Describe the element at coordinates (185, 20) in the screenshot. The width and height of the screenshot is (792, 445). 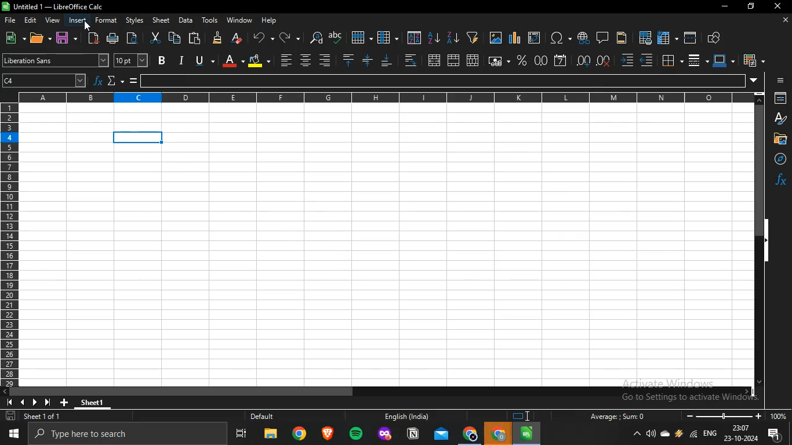
I see `data` at that location.